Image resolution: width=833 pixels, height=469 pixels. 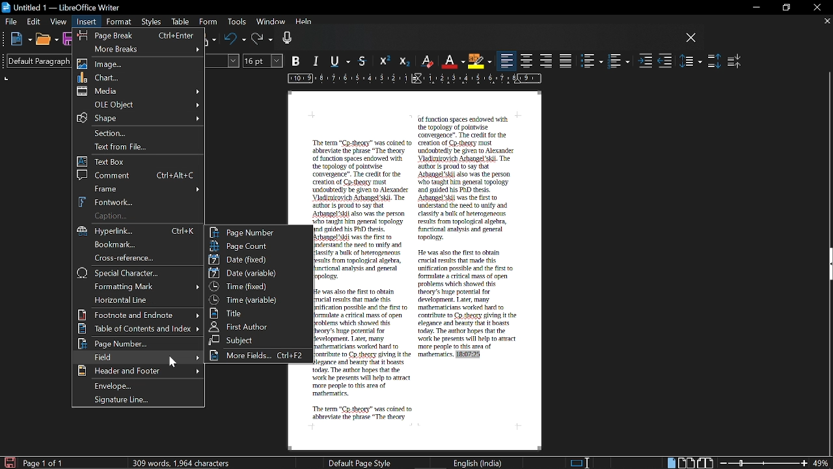 What do you see at coordinates (136, 357) in the screenshot?
I see `Find` at bounding box center [136, 357].